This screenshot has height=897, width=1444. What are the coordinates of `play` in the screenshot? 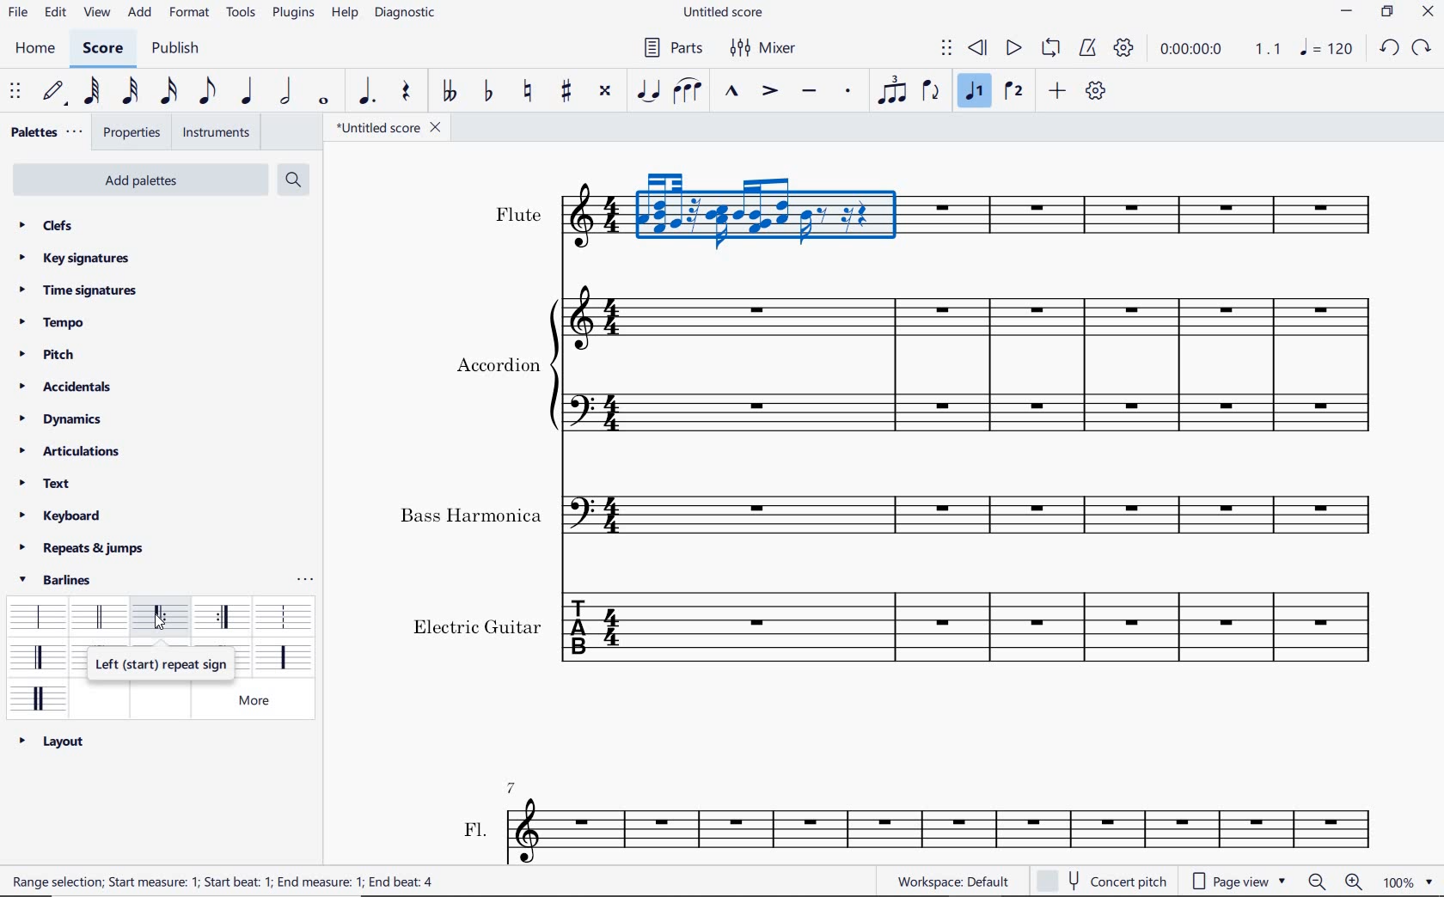 It's located at (1013, 49).